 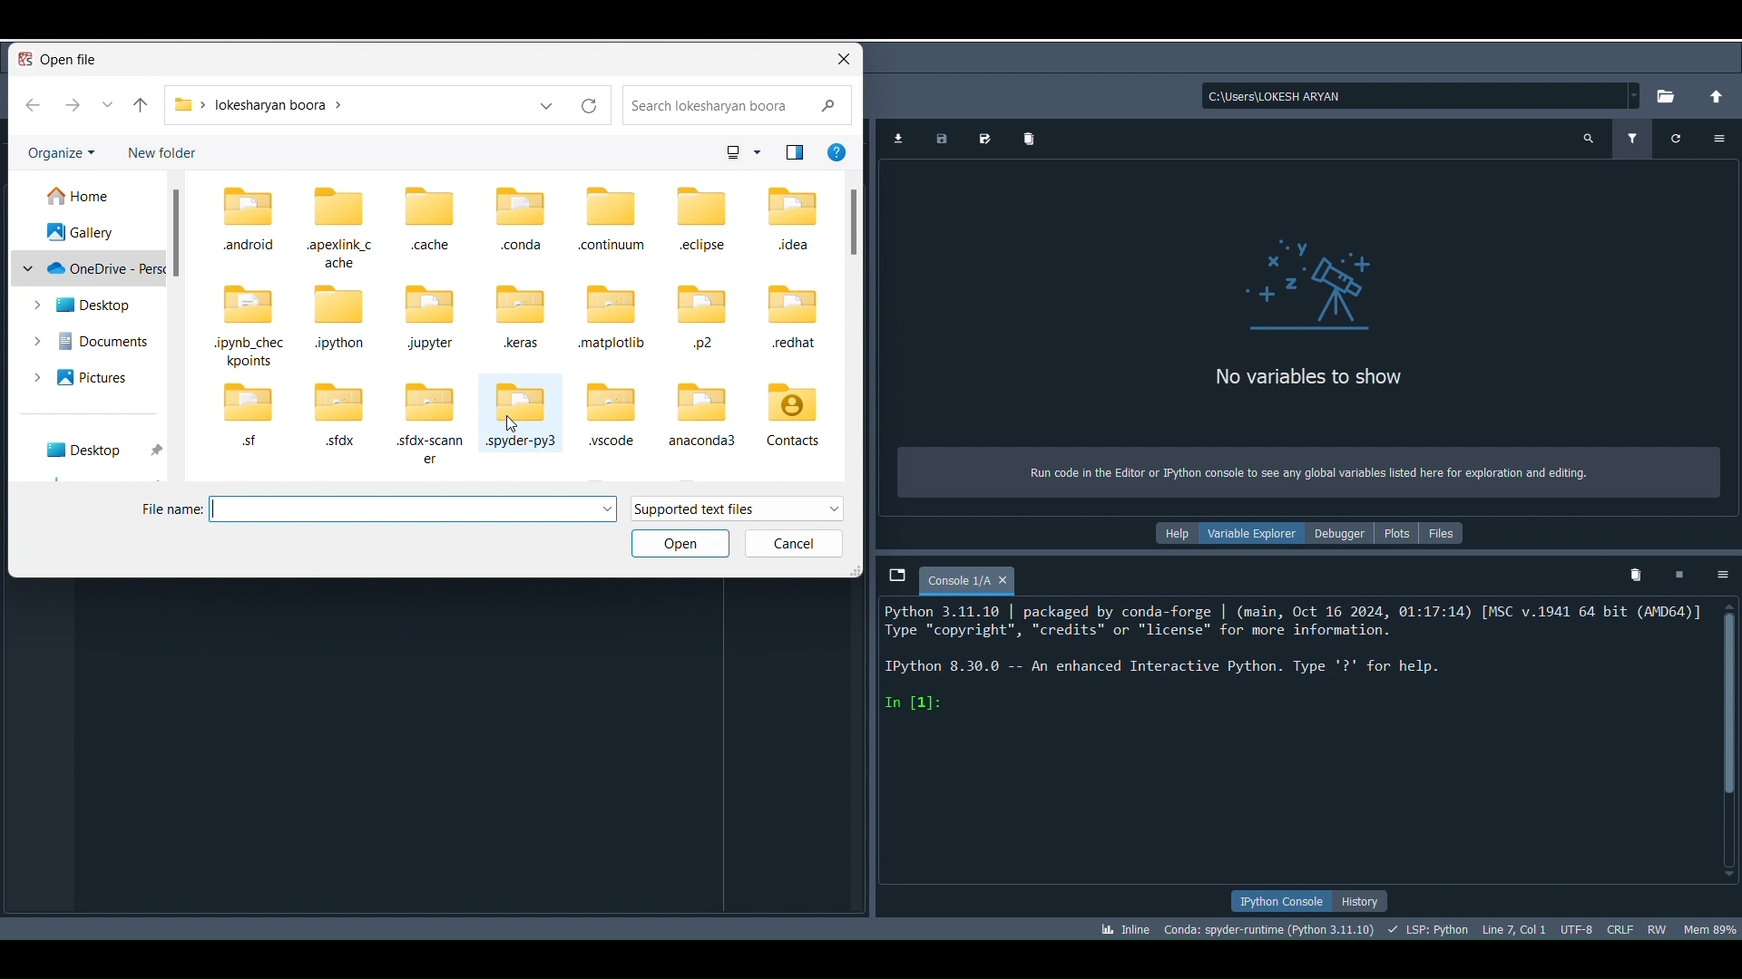 What do you see at coordinates (736, 106) in the screenshot?
I see `Search box` at bounding box center [736, 106].